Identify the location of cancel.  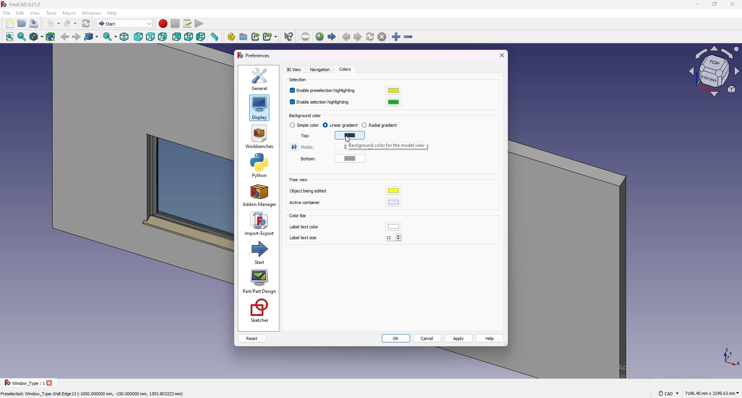
(428, 339).